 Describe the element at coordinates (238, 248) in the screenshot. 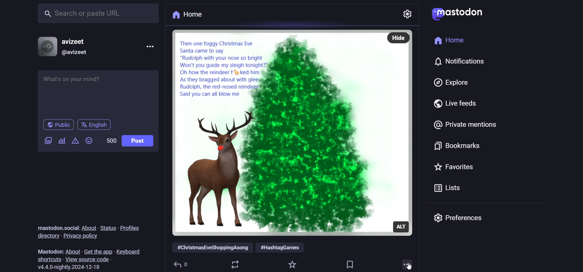

I see `hashtags` at that location.